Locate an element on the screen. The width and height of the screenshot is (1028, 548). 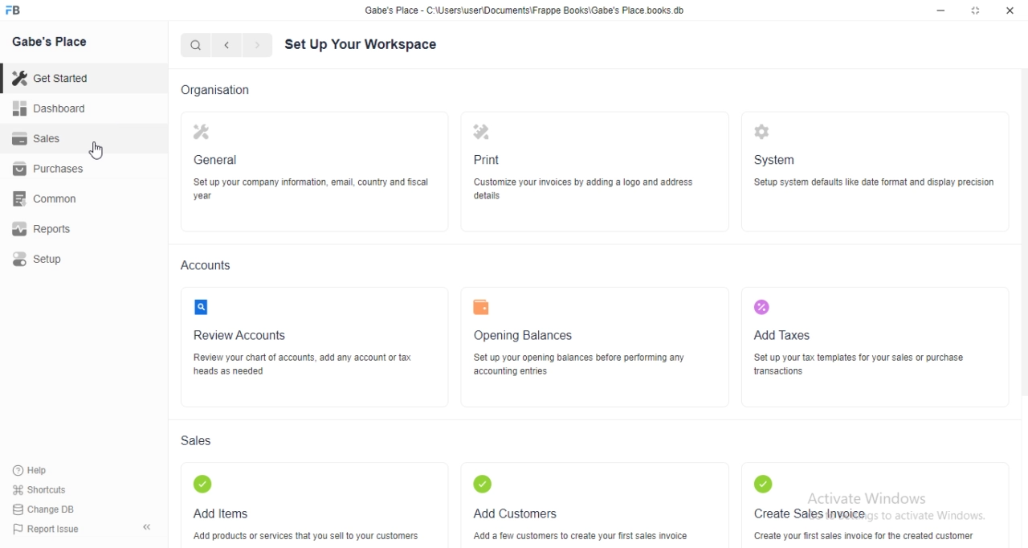
TU SE RS py ———
accounting entries is located at coordinates (581, 369).